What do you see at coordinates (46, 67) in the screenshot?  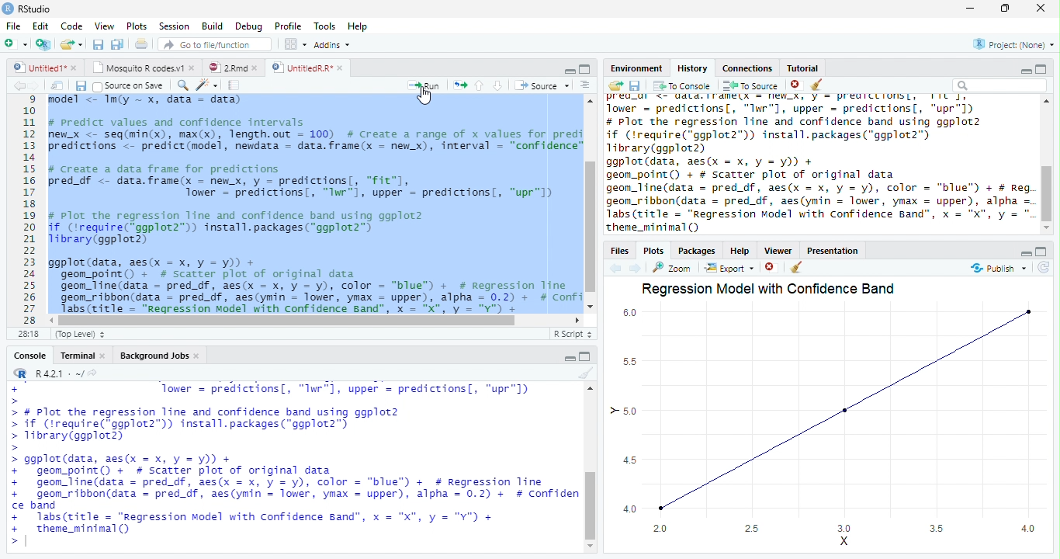 I see `Untitled` at bounding box center [46, 67].